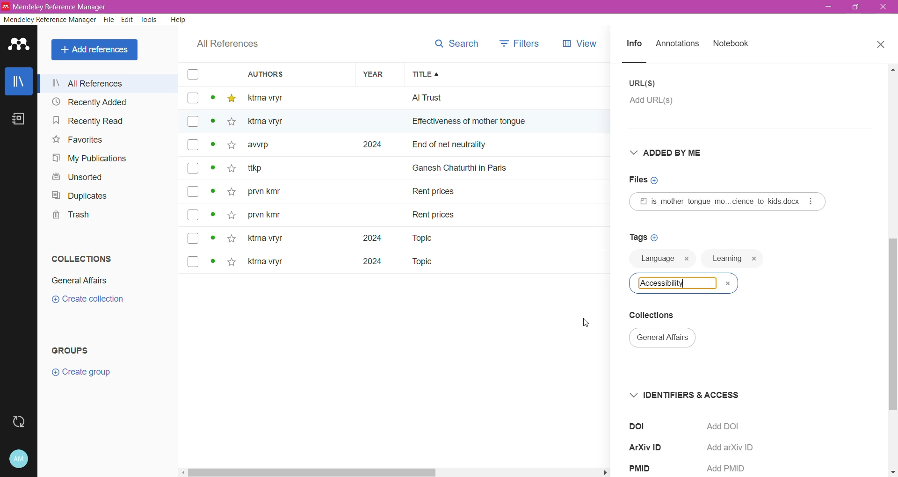  What do you see at coordinates (19, 459) in the screenshot?
I see `Account and Help` at bounding box center [19, 459].